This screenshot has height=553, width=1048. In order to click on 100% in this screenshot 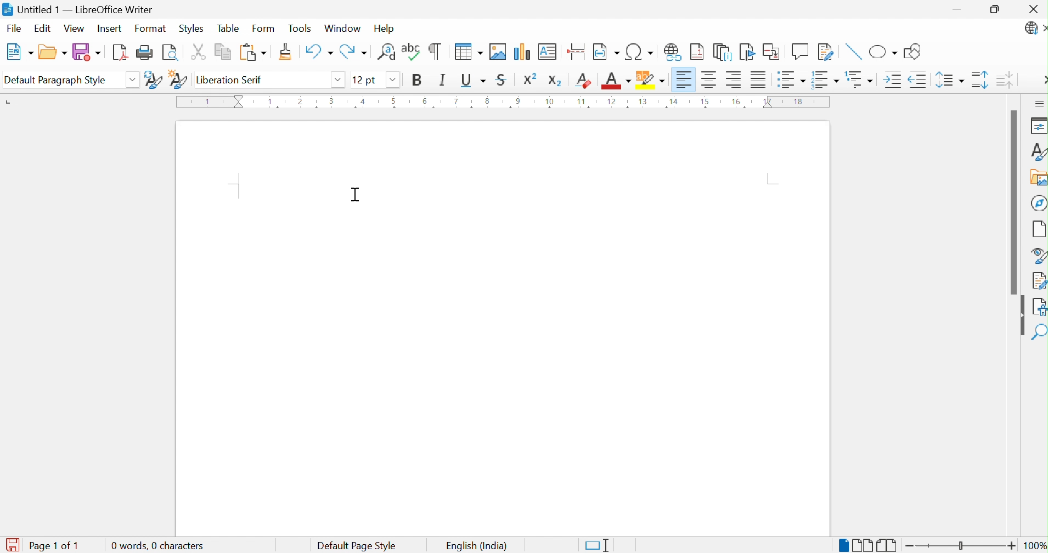, I will do `click(1035, 545)`.